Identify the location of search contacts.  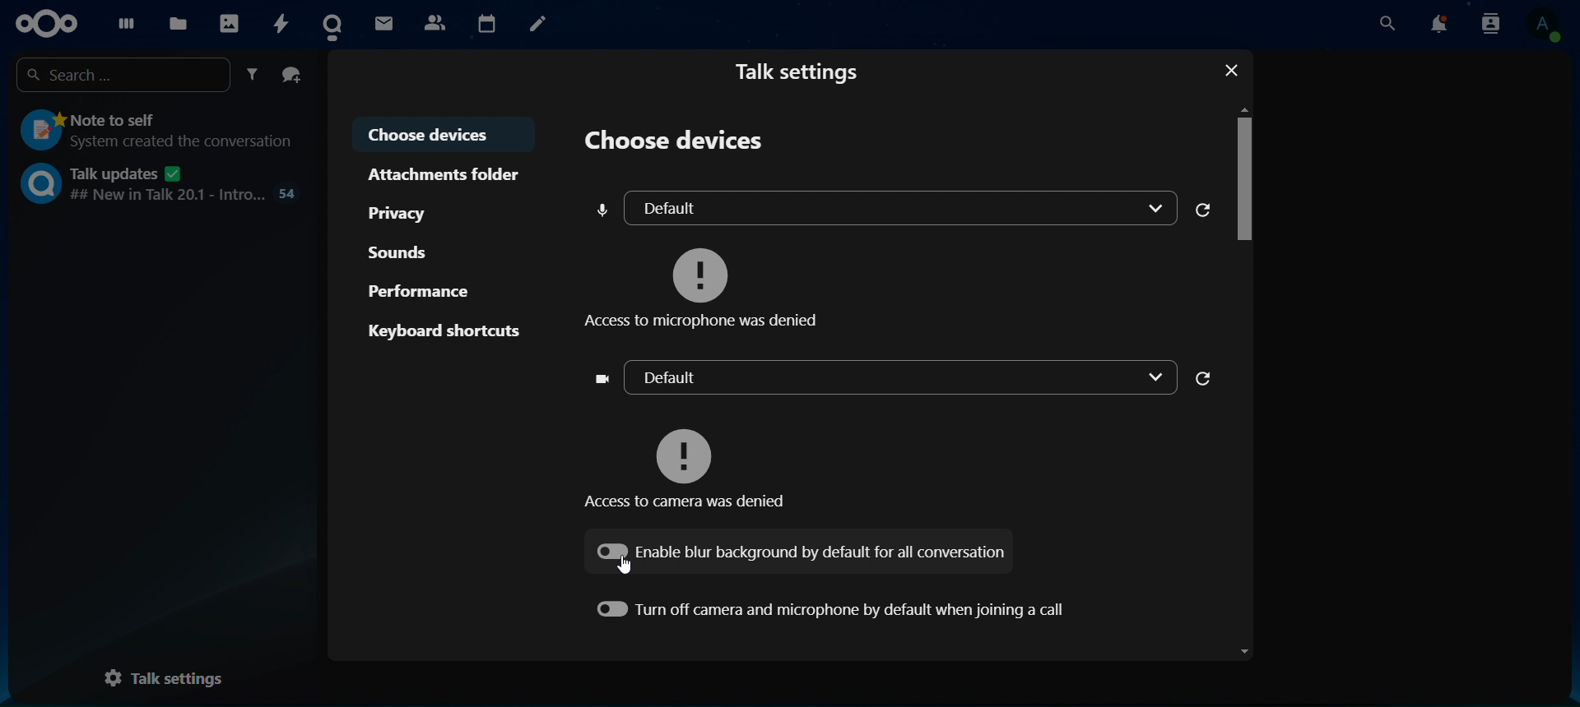
(1387, 23).